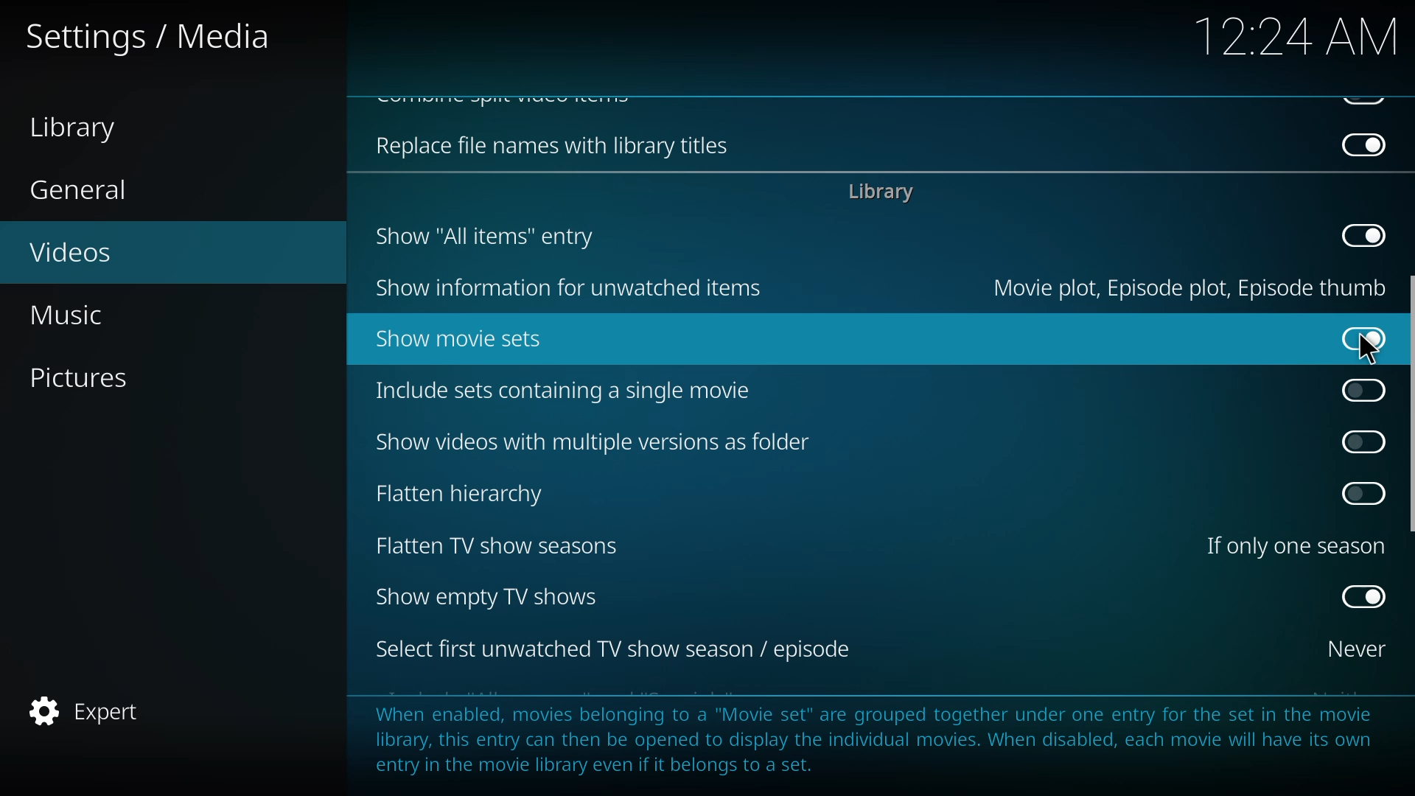  I want to click on flatten hierarchy, so click(461, 492).